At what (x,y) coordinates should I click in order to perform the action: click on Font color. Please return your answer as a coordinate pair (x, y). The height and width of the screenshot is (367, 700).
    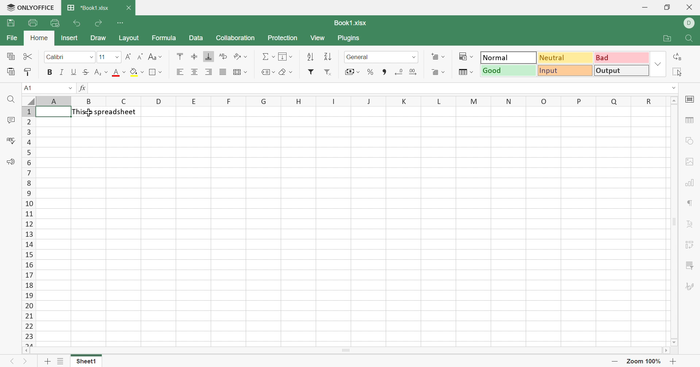
    Looking at the image, I should click on (115, 72).